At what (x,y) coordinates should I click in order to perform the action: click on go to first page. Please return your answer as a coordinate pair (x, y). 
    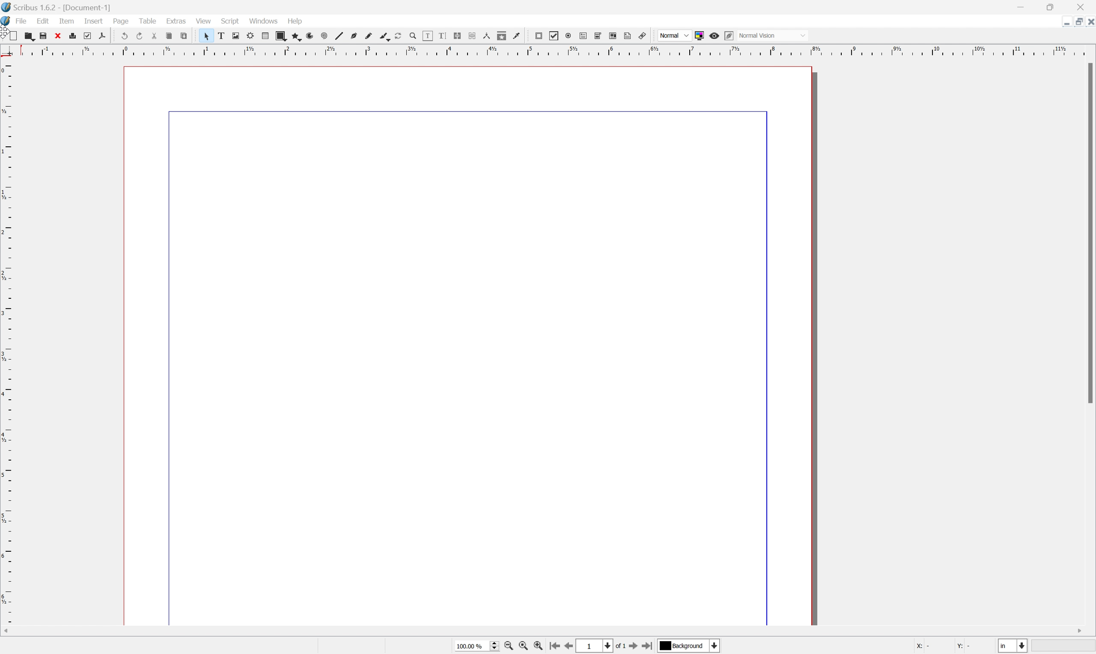
    Looking at the image, I should click on (553, 646).